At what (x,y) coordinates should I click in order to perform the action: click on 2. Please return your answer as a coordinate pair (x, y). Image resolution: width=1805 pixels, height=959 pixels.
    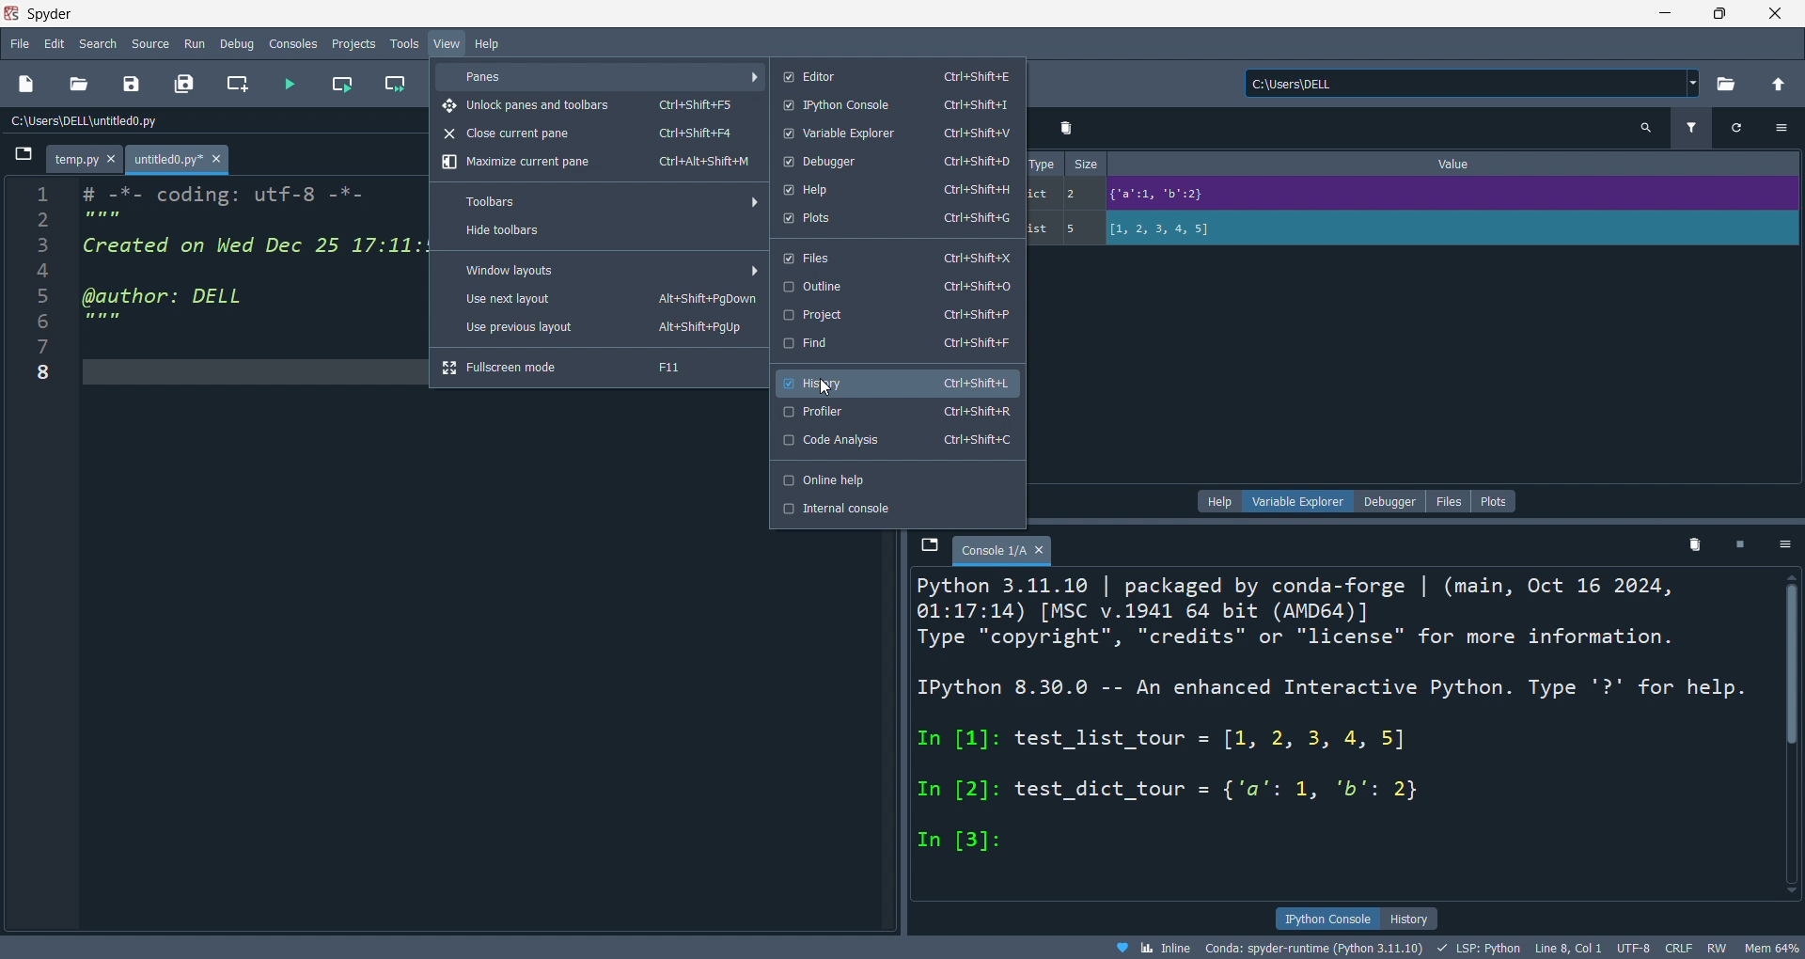
    Looking at the image, I should click on (1078, 193).